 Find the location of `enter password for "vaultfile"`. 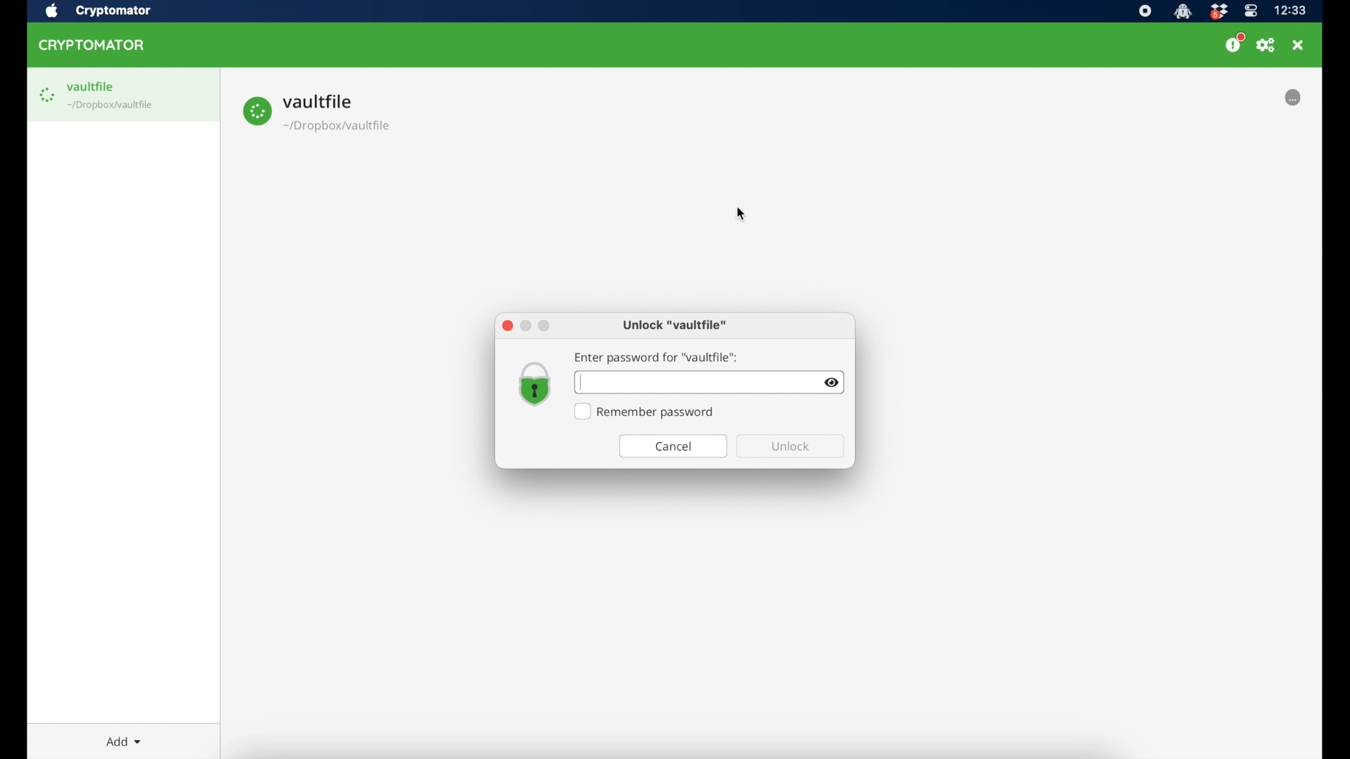

enter password for "vaultfile" is located at coordinates (654, 356).